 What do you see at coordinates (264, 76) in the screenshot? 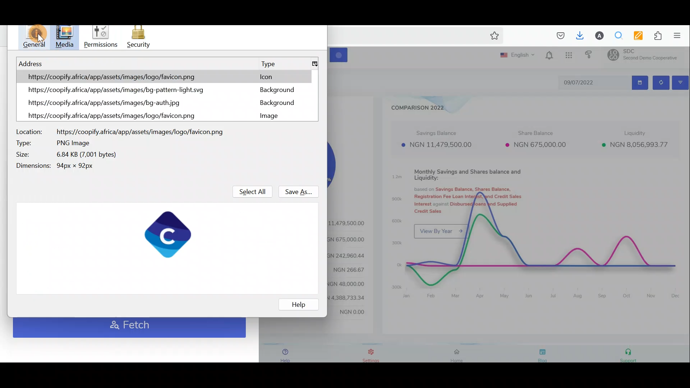
I see `Icon` at bounding box center [264, 76].